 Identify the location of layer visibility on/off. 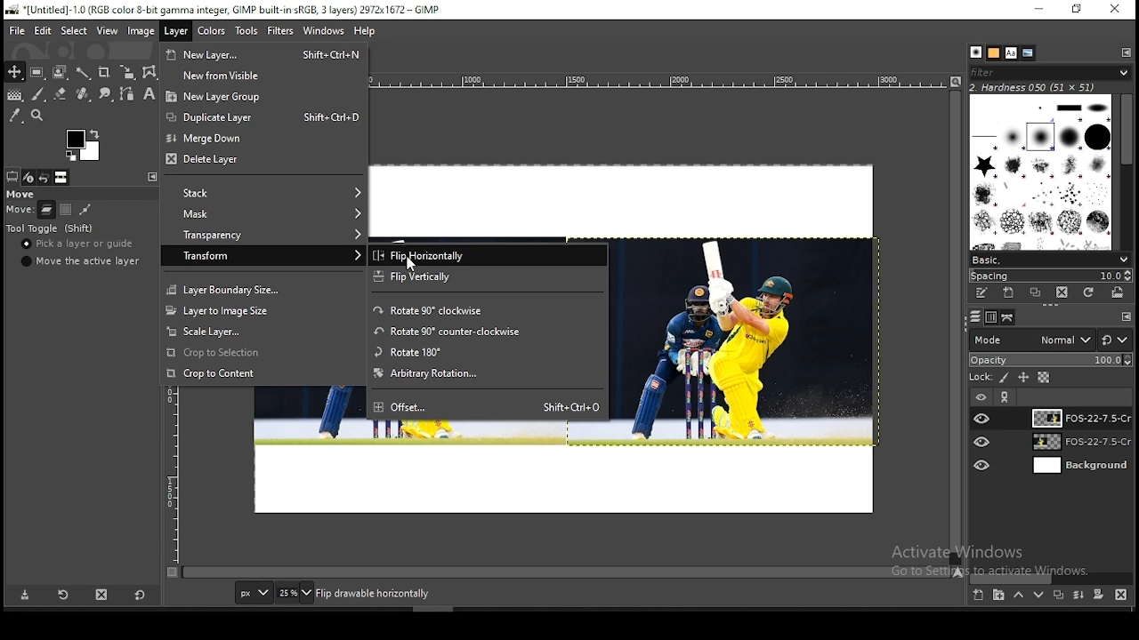
(982, 418).